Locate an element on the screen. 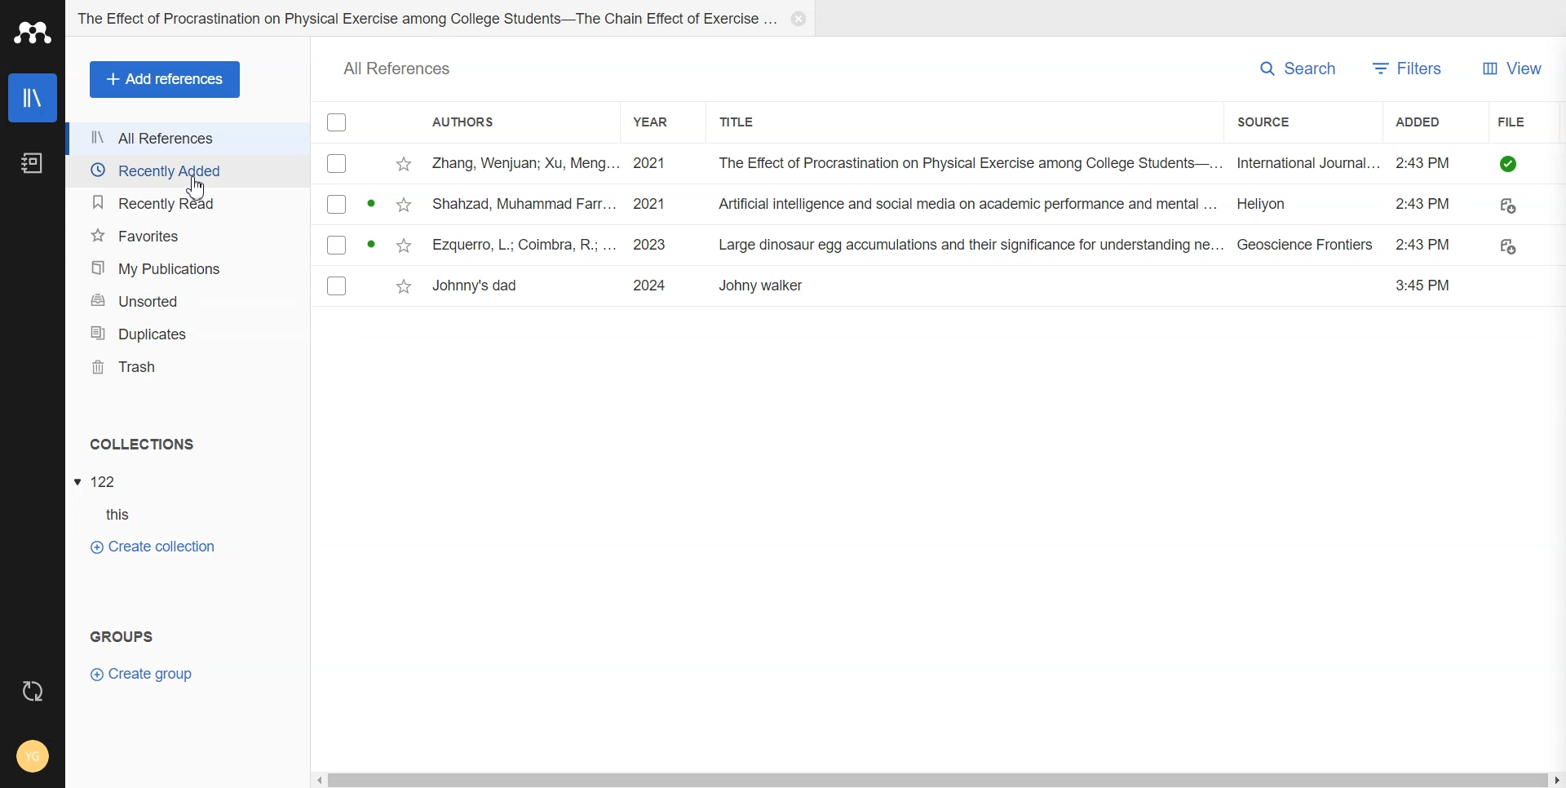 This screenshot has width=1566, height=788. Text is located at coordinates (122, 636).